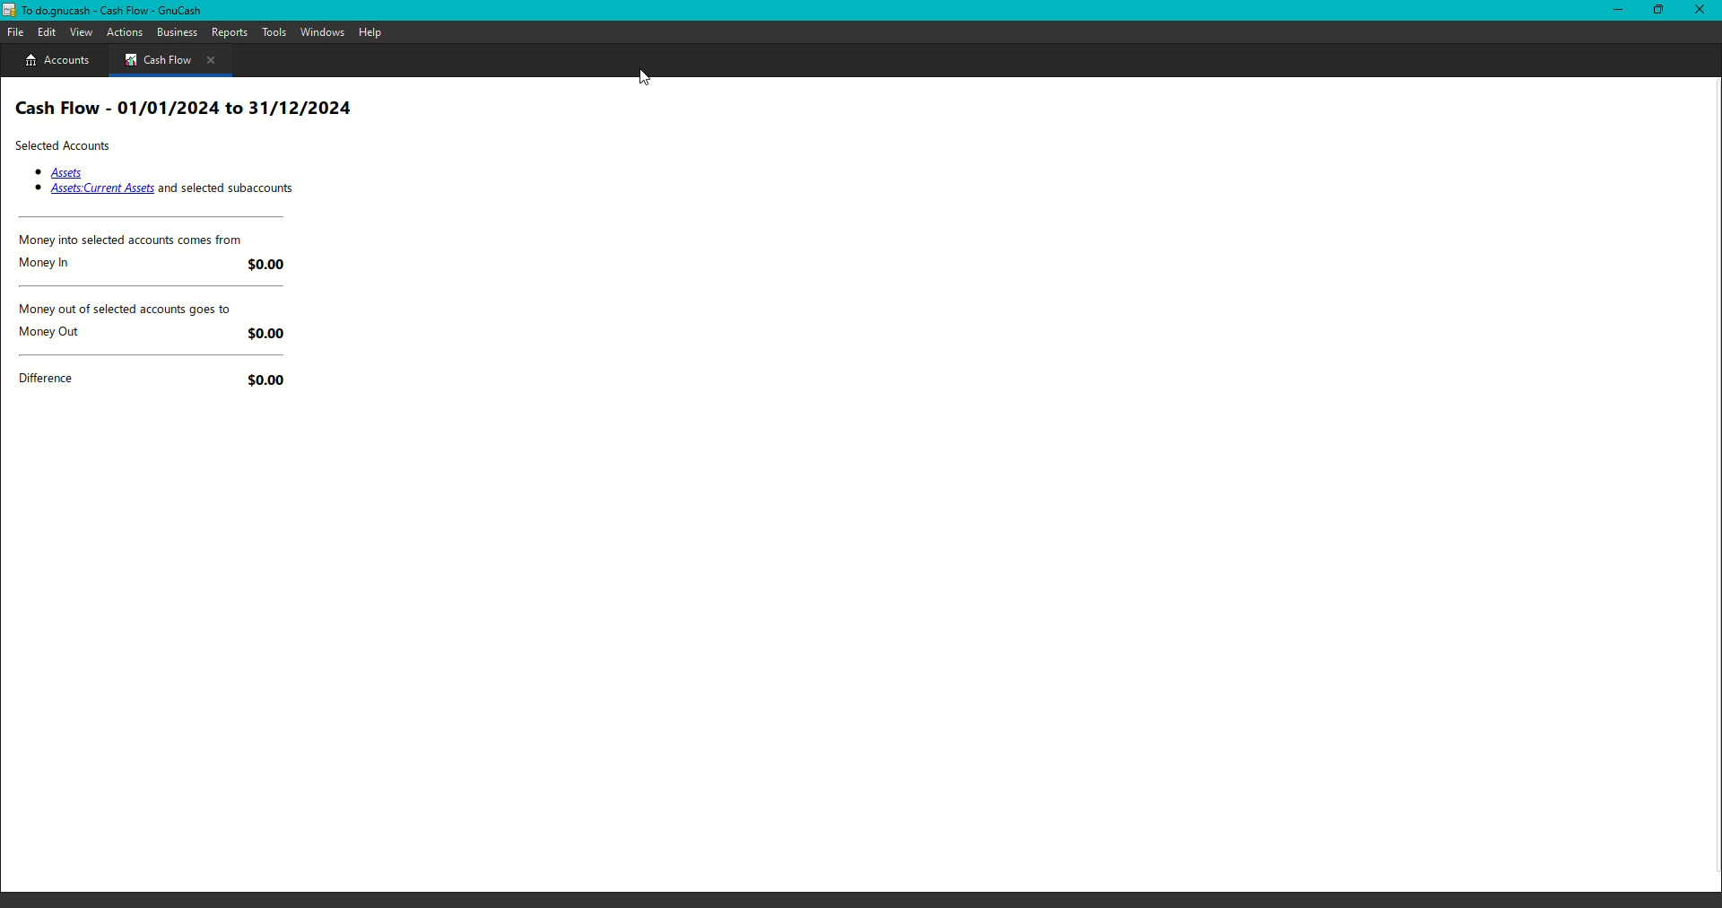 The width and height of the screenshot is (1722, 908). Describe the element at coordinates (58, 171) in the screenshot. I see `Assets` at that location.